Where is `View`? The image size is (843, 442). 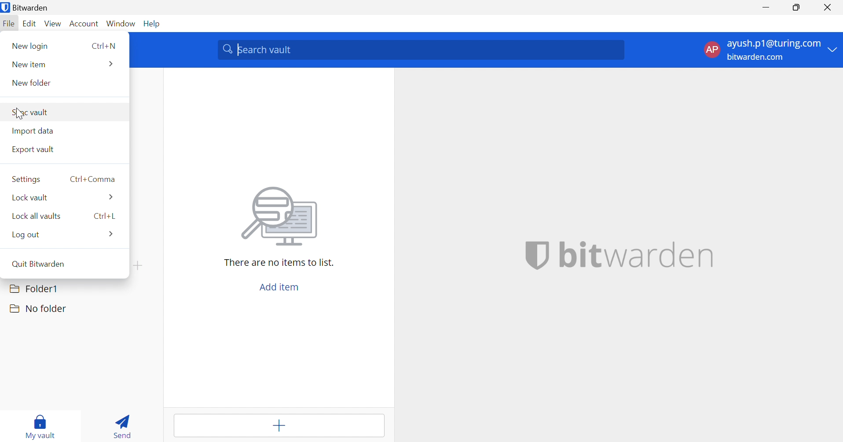
View is located at coordinates (54, 23).